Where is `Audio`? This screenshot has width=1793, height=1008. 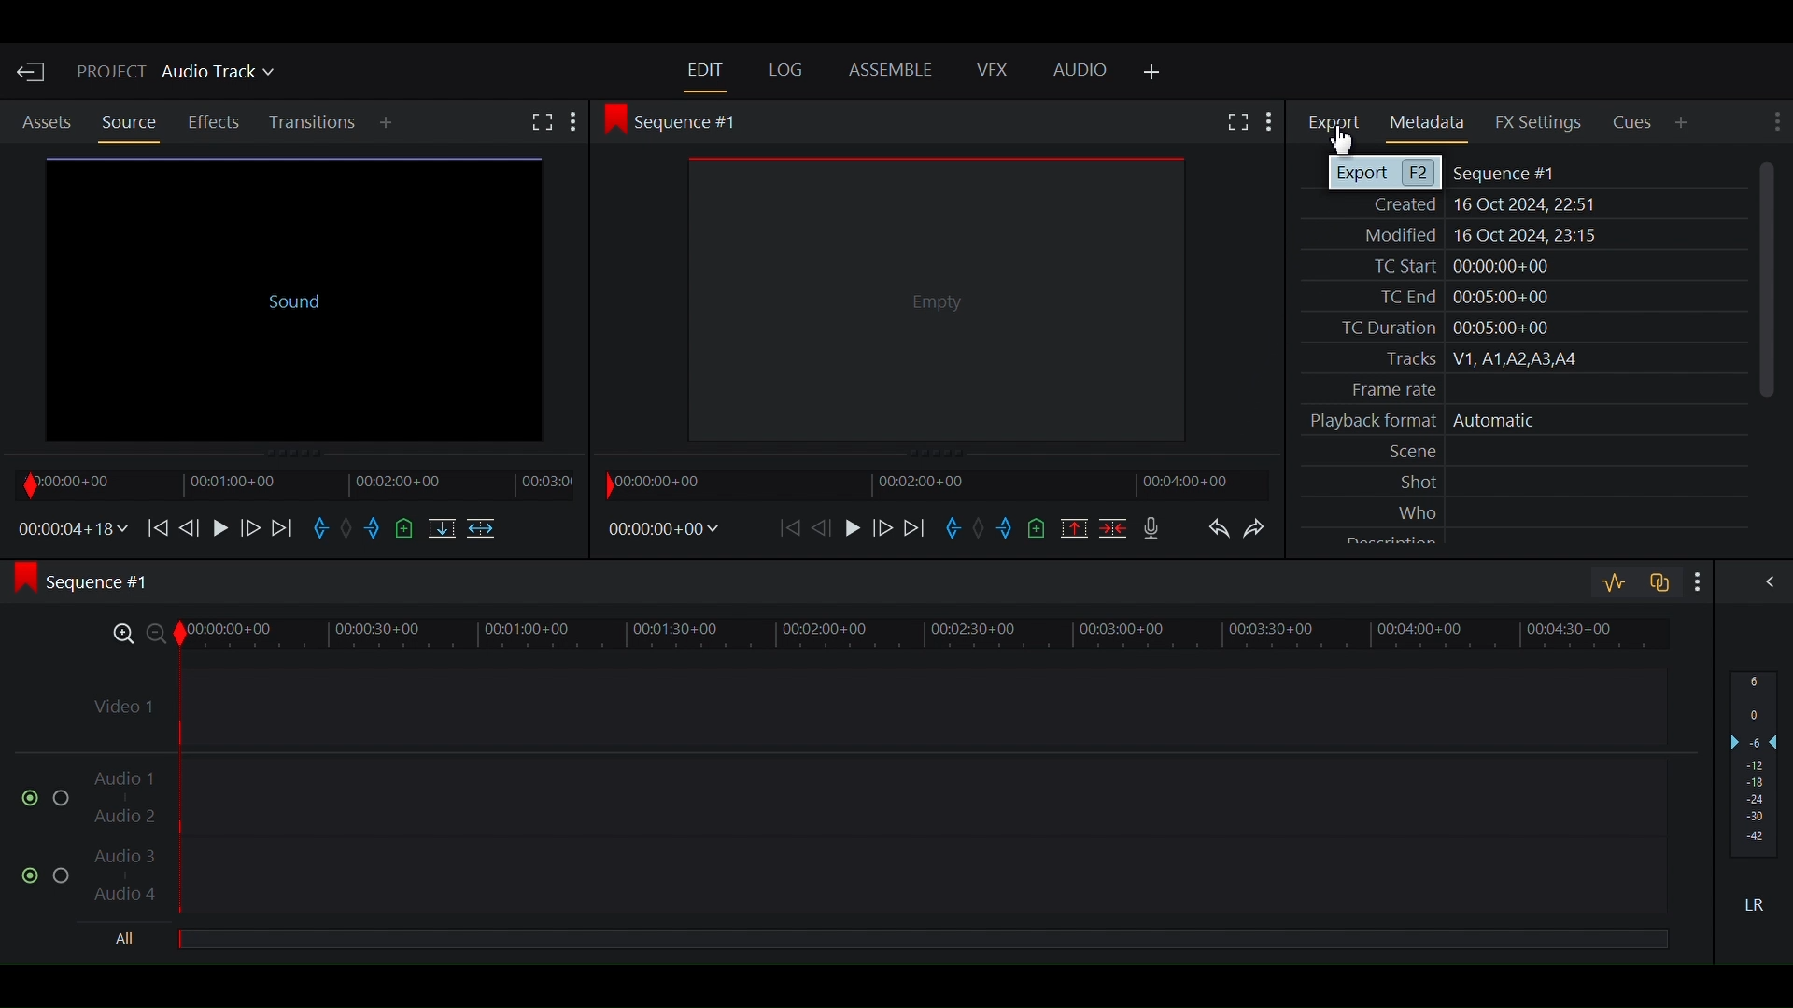
Audio is located at coordinates (1080, 71).